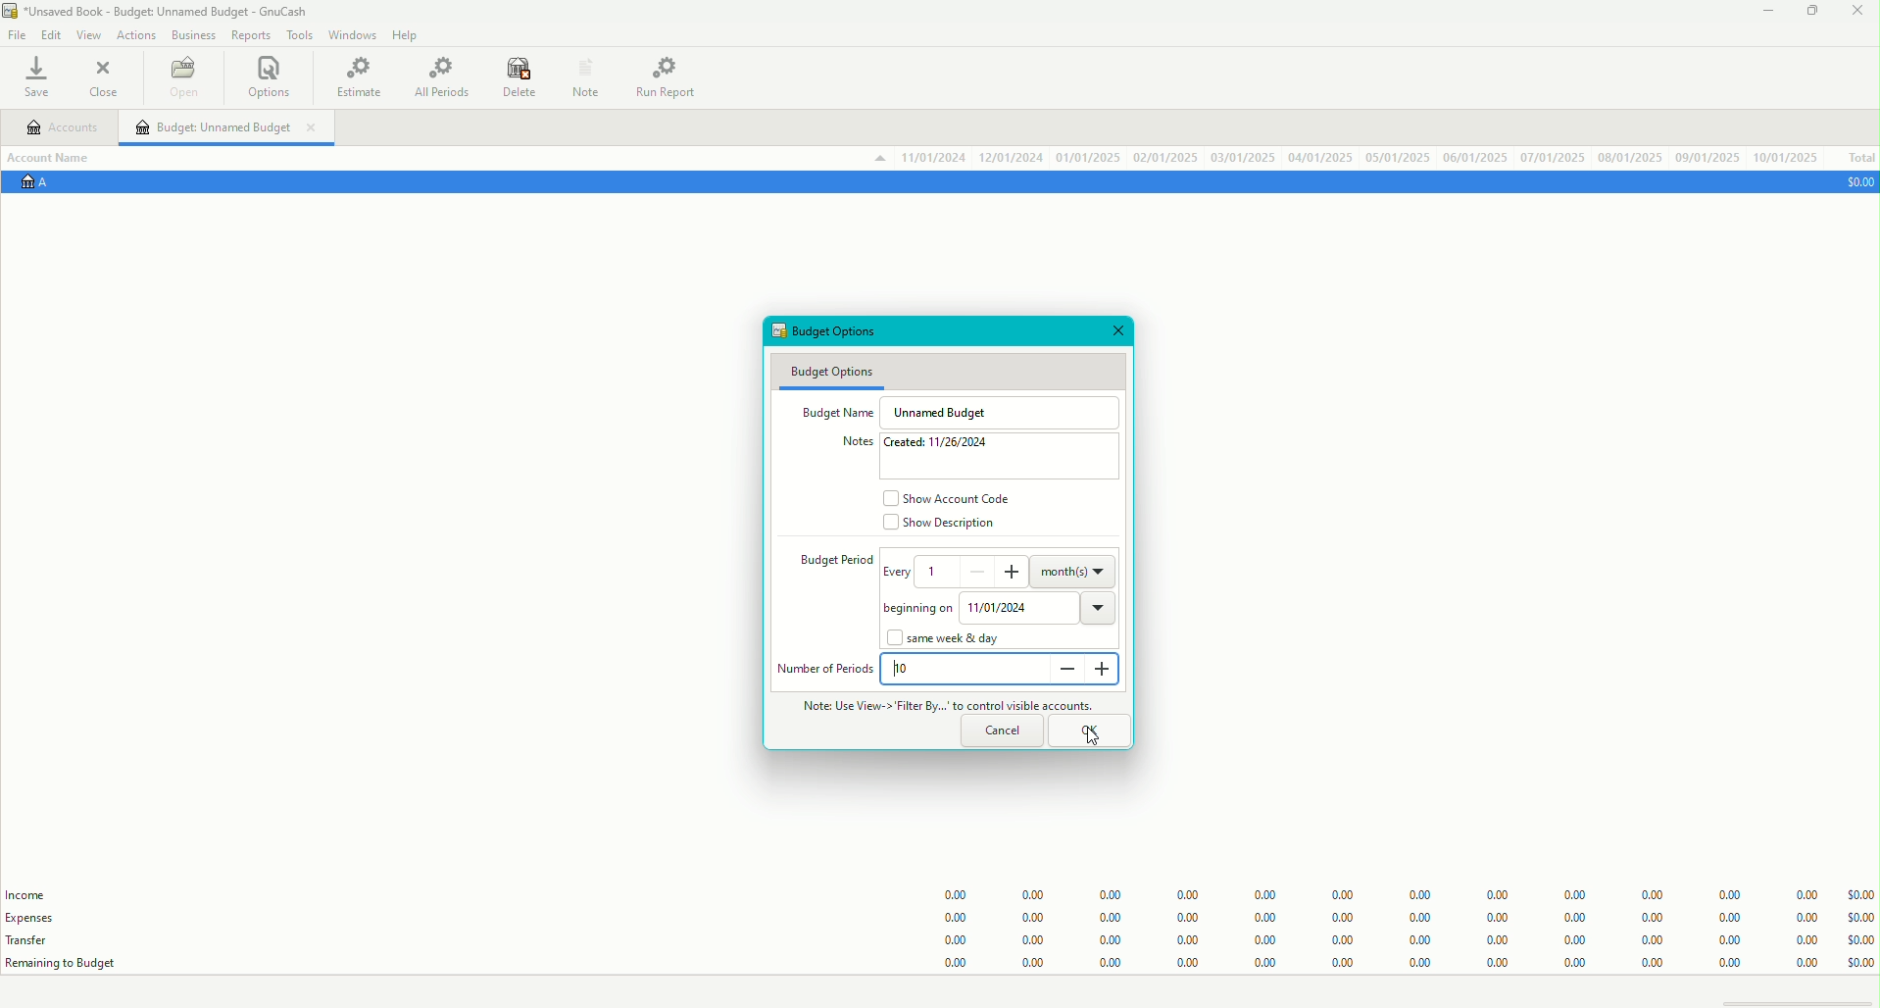  What do you see at coordinates (940, 704) in the screenshot?
I see `Note - Use View - Filter by to control visible accounts` at bounding box center [940, 704].